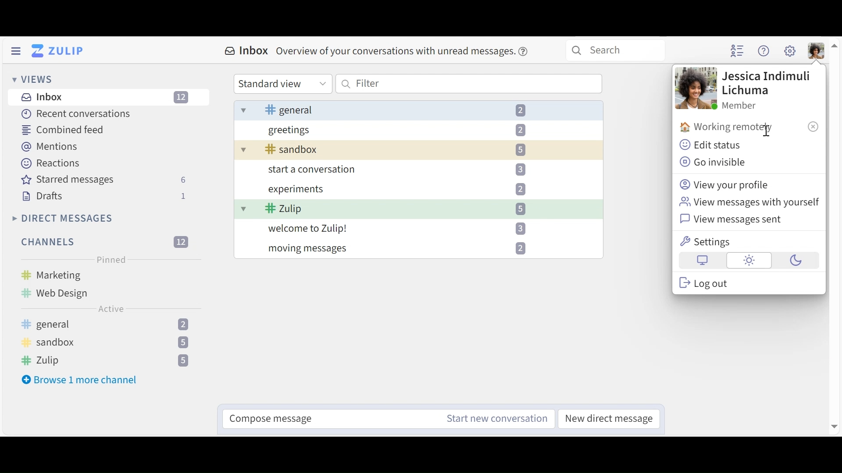 The height and width of the screenshot is (473, 842). Describe the element at coordinates (111, 260) in the screenshot. I see `Pinned` at that location.